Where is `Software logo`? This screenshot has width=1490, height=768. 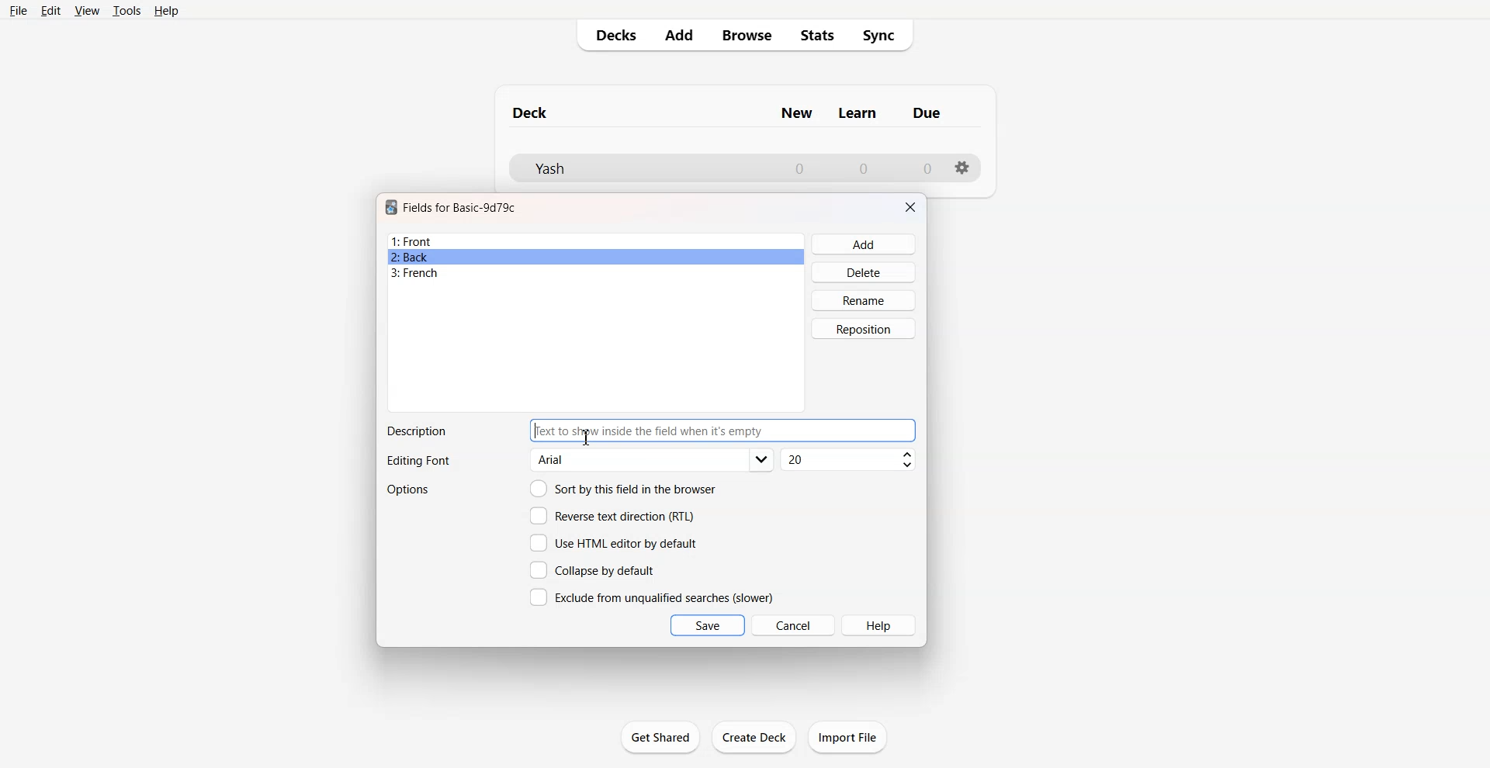
Software logo is located at coordinates (391, 207).